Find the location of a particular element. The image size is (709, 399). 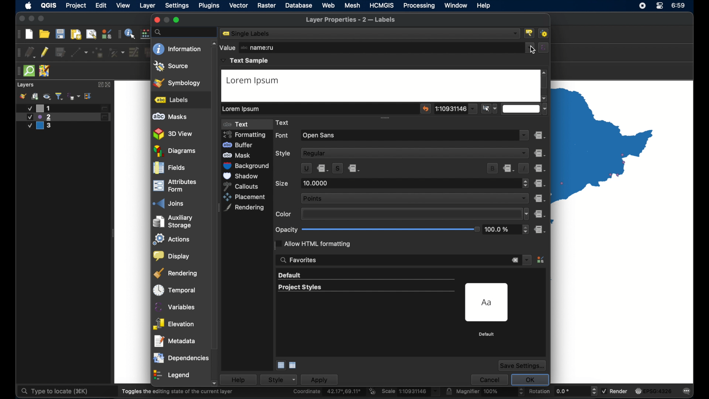

close is located at coordinates (21, 19).